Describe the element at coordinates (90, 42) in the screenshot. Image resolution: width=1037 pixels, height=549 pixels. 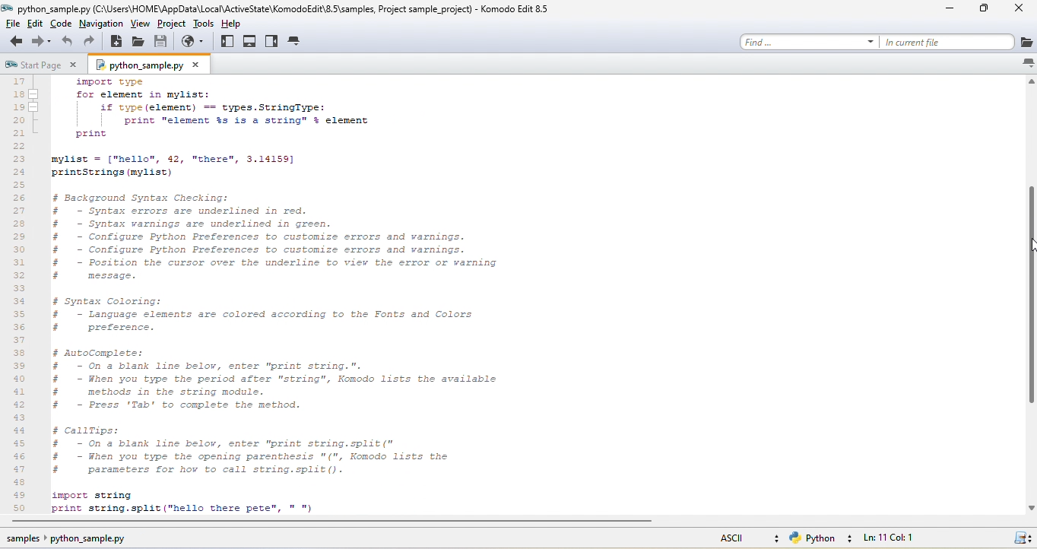
I see `redo` at that location.